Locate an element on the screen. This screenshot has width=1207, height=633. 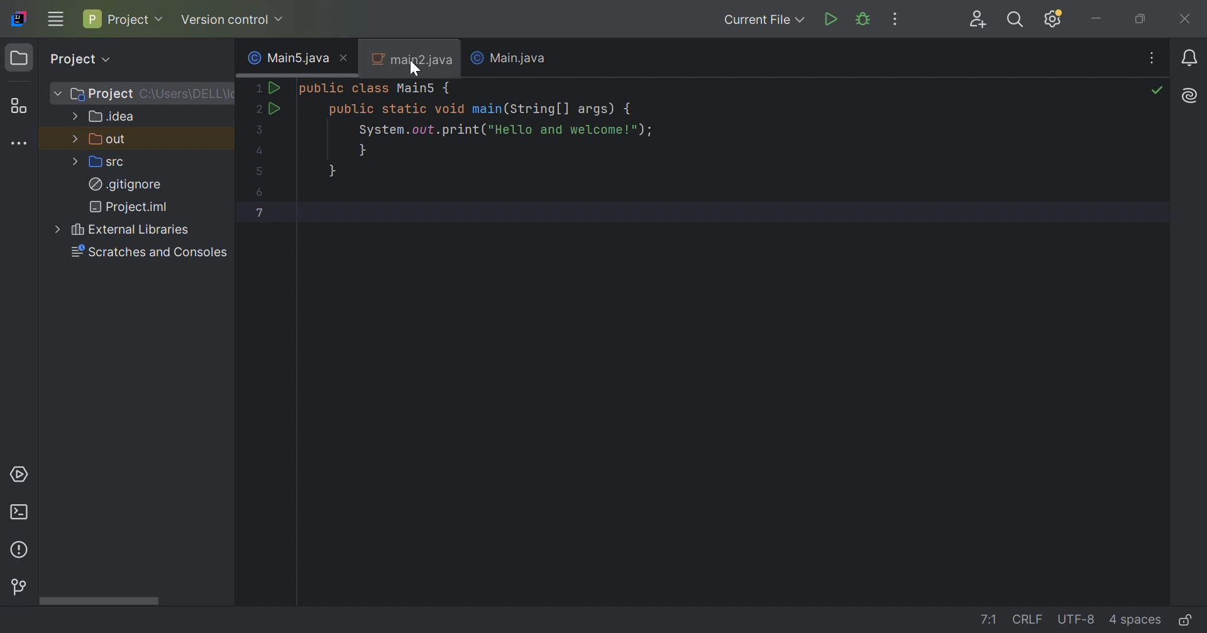
Scratches and consoles is located at coordinates (152, 252).